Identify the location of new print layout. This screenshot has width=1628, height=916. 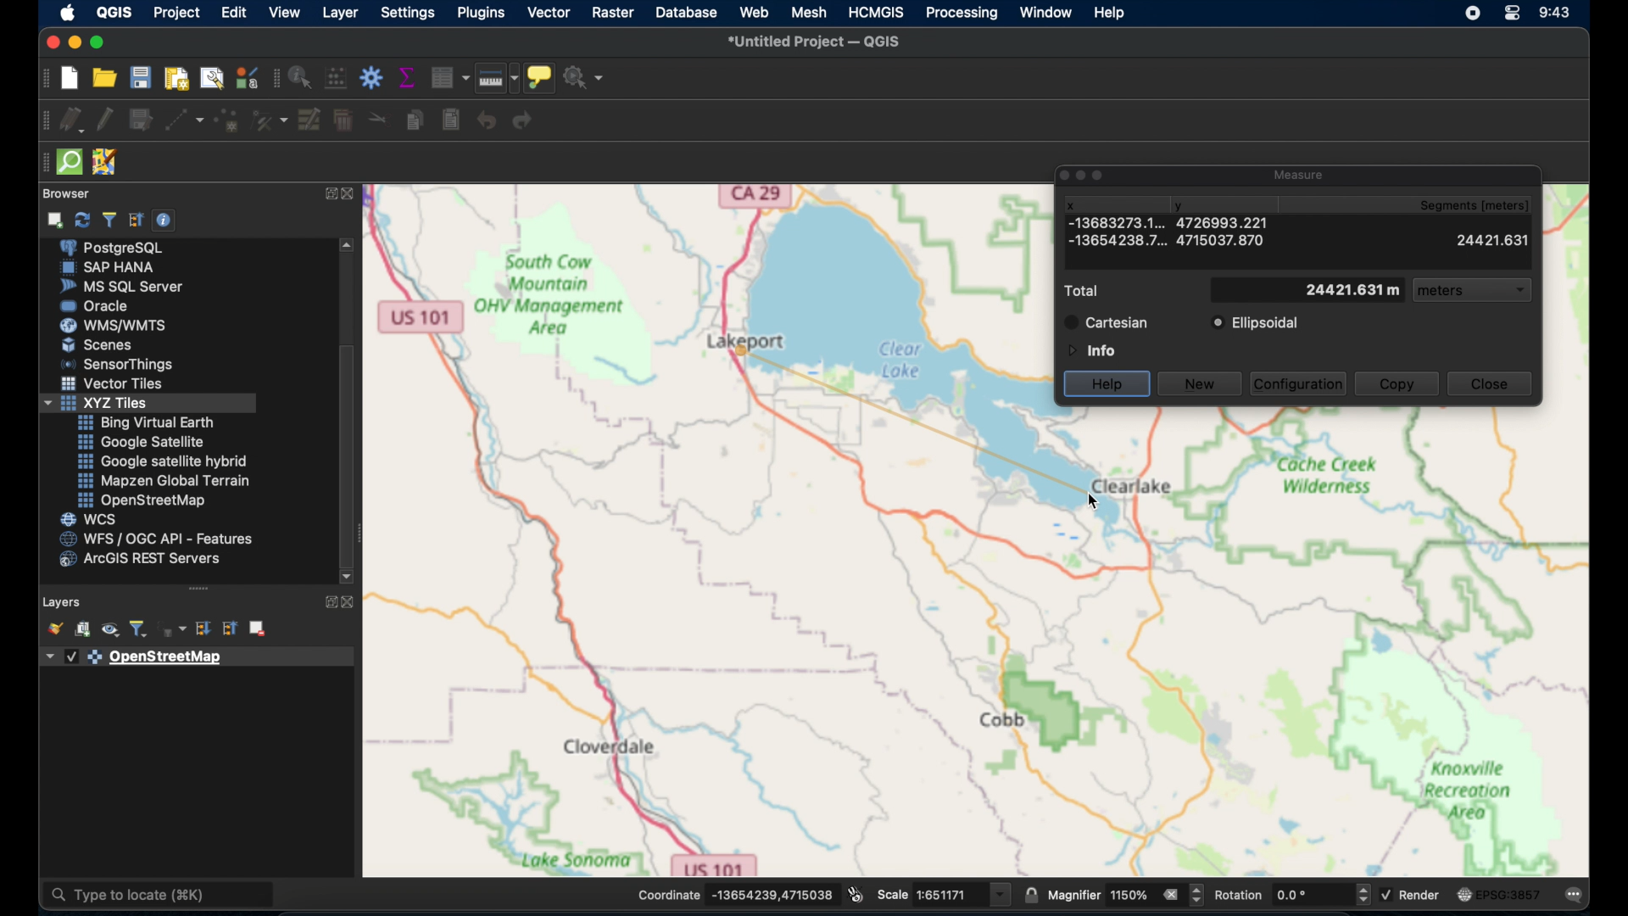
(179, 78).